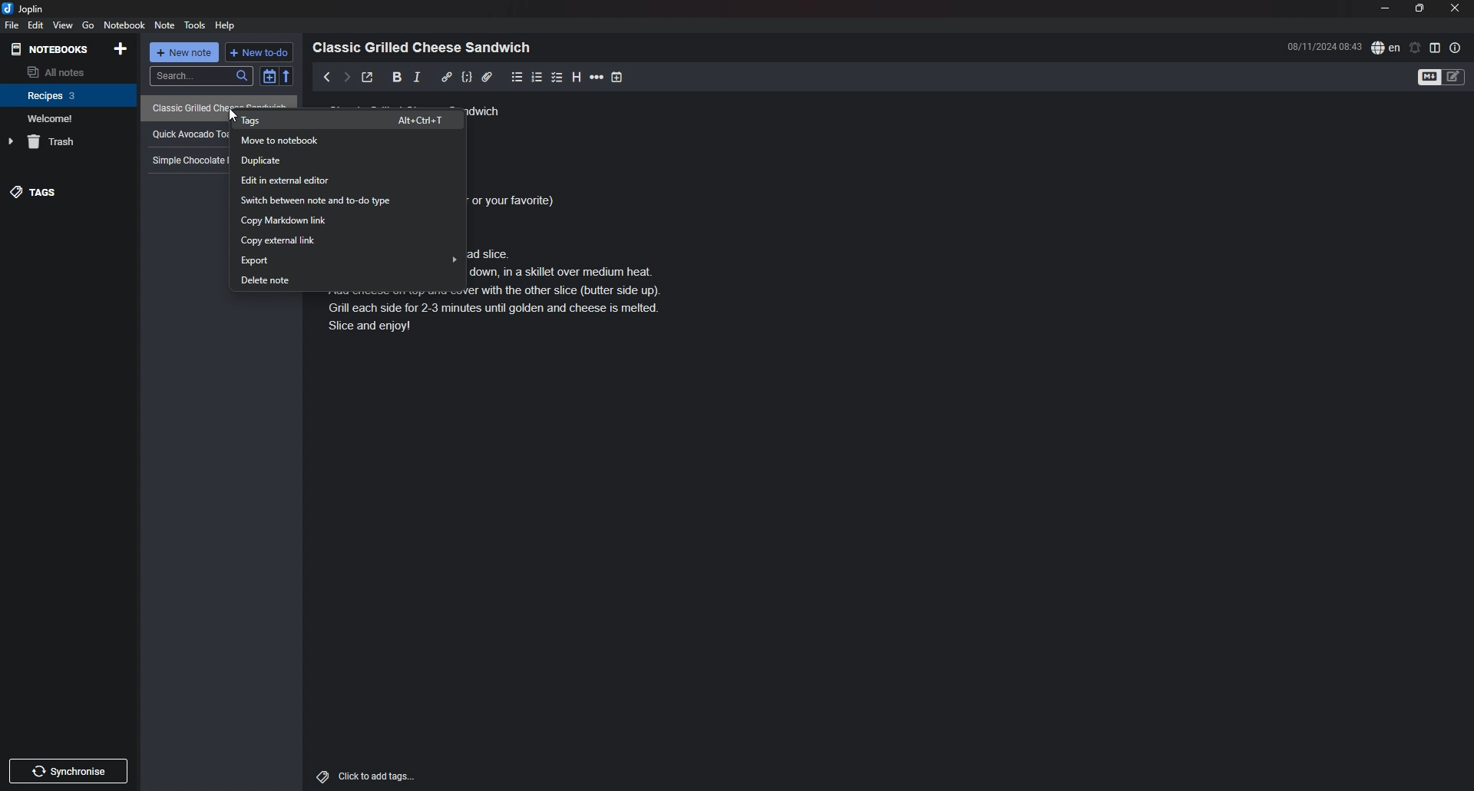  Describe the element at coordinates (287, 76) in the screenshot. I see `reverse sort order` at that location.